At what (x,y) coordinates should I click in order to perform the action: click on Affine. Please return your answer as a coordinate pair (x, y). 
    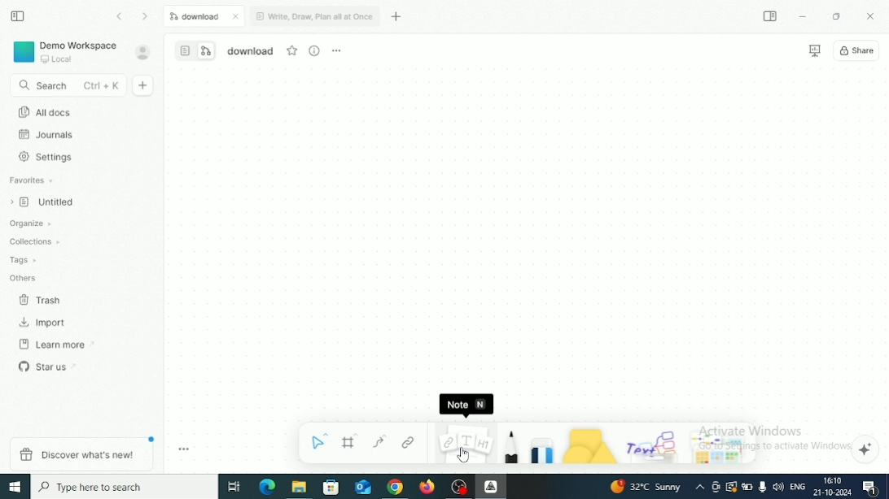
    Looking at the image, I should click on (491, 486).